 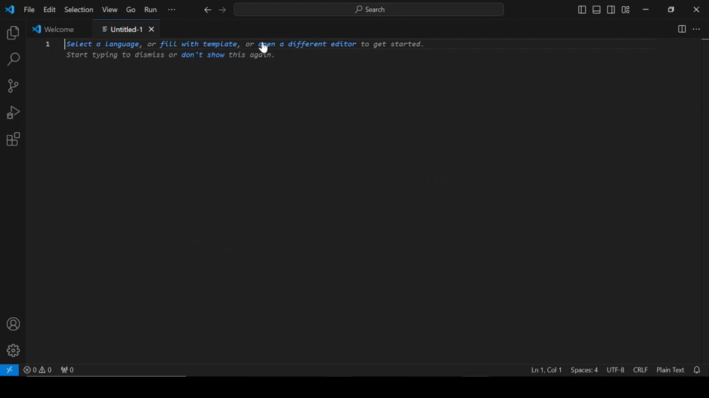 I want to click on file, so click(x=28, y=9).